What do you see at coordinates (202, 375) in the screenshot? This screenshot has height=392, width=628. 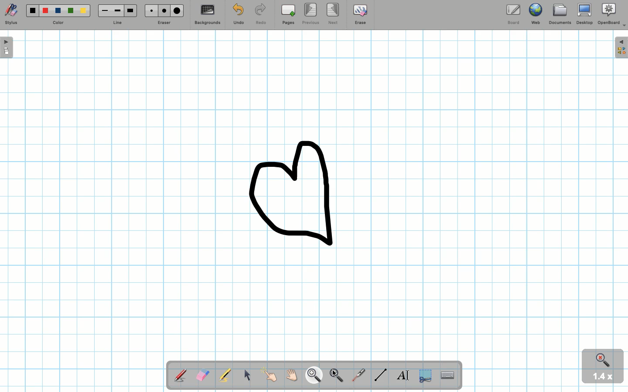 I see `Eraser` at bounding box center [202, 375].